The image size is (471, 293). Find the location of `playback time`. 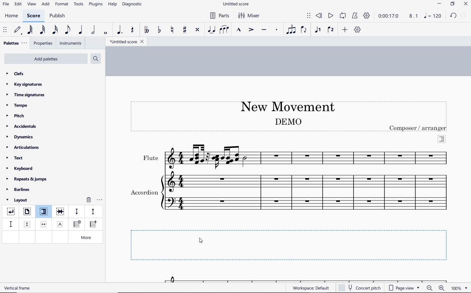

playback time is located at coordinates (389, 16).